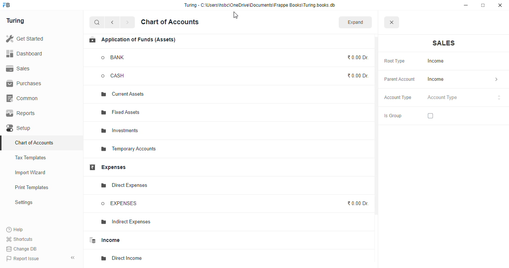 The height and width of the screenshot is (268, 509). Describe the element at coordinates (259, 5) in the screenshot. I see `“Turing - C:\Users\hsbc\OneDrive\Documents\Frappe Books\Turing books.db` at that location.